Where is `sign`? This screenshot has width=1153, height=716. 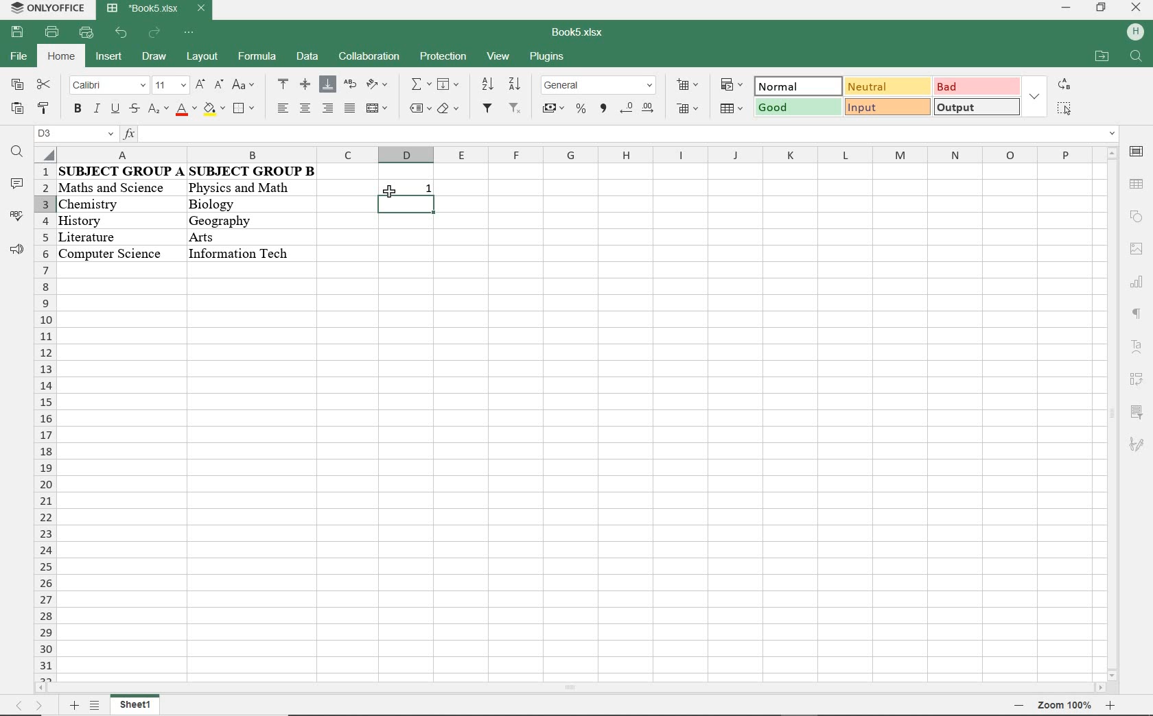 sign is located at coordinates (1136, 155).